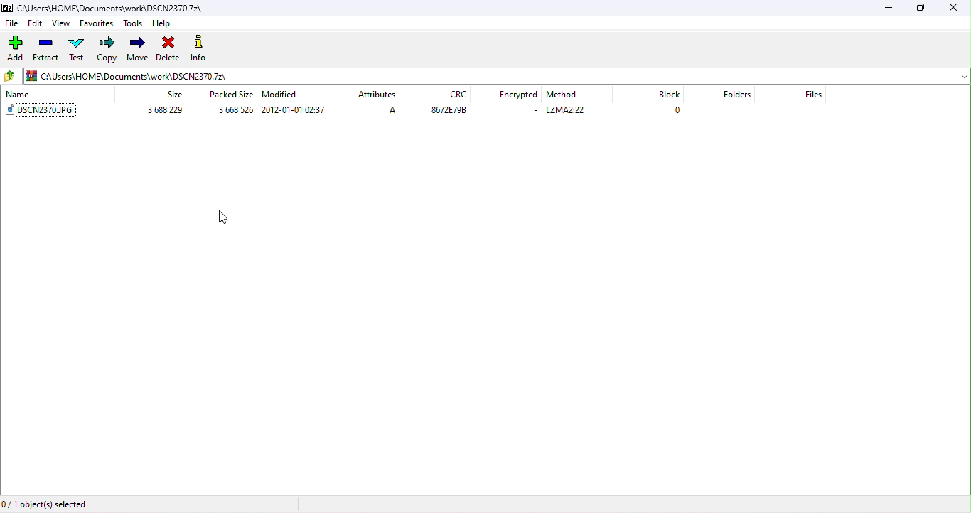  Describe the element at coordinates (520, 96) in the screenshot. I see `encrypted` at that location.